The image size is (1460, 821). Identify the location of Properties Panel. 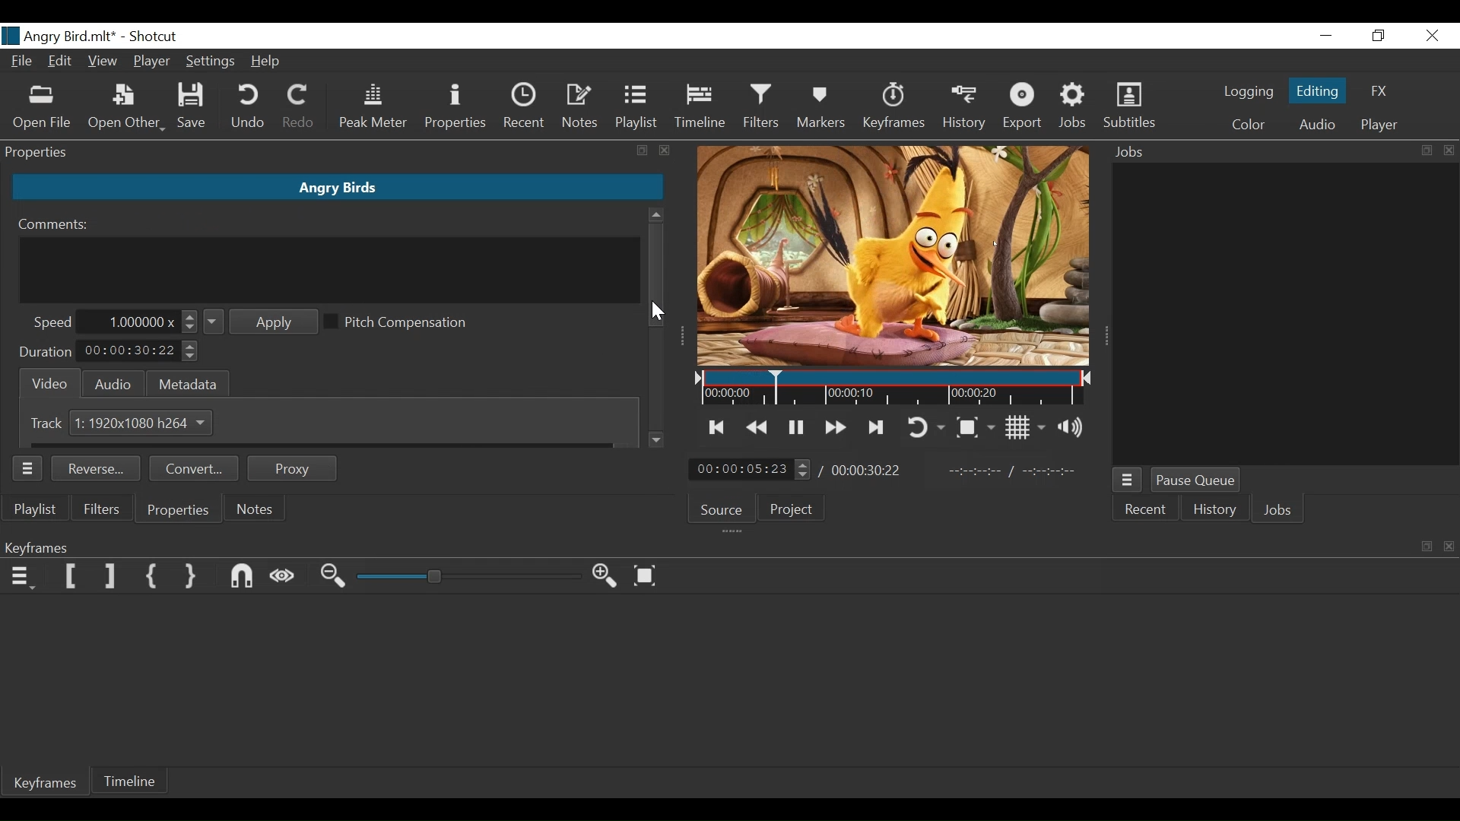
(338, 153).